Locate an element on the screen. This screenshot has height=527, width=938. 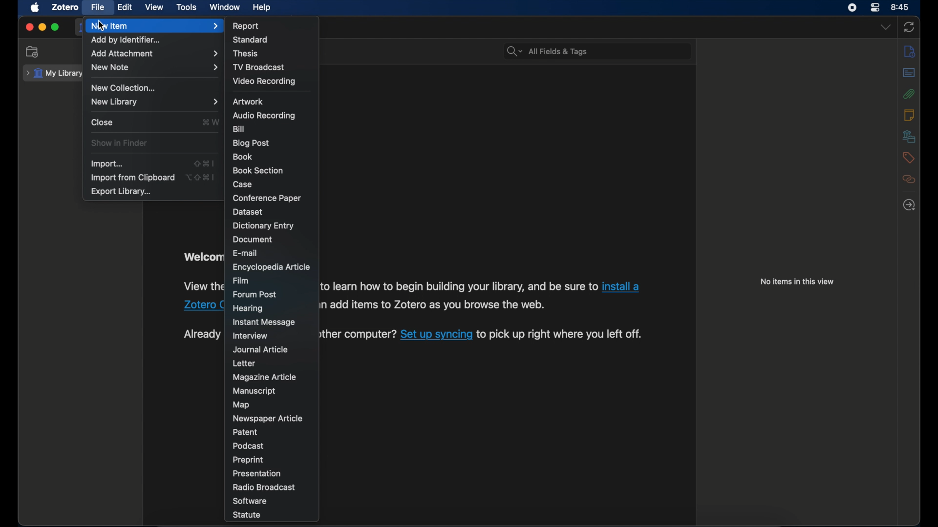
shortcut is located at coordinates (200, 178).